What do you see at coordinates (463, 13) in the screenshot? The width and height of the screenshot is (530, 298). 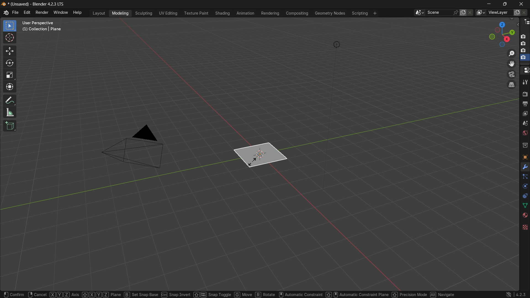 I see `new scene` at bounding box center [463, 13].